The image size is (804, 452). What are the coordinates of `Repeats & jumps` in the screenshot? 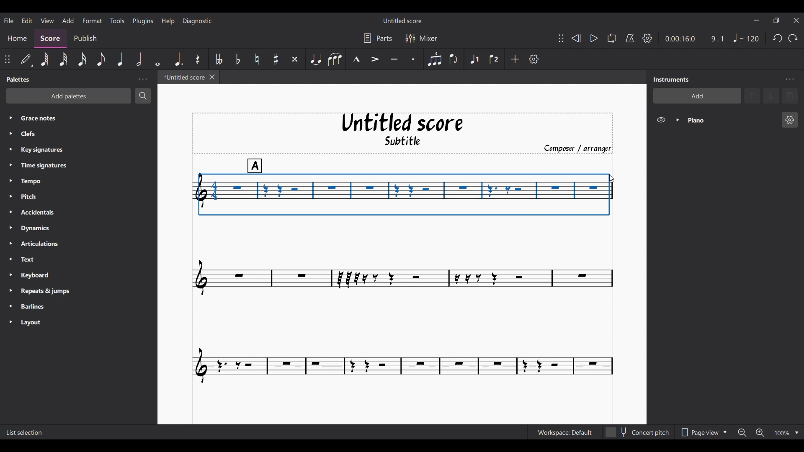 It's located at (49, 291).